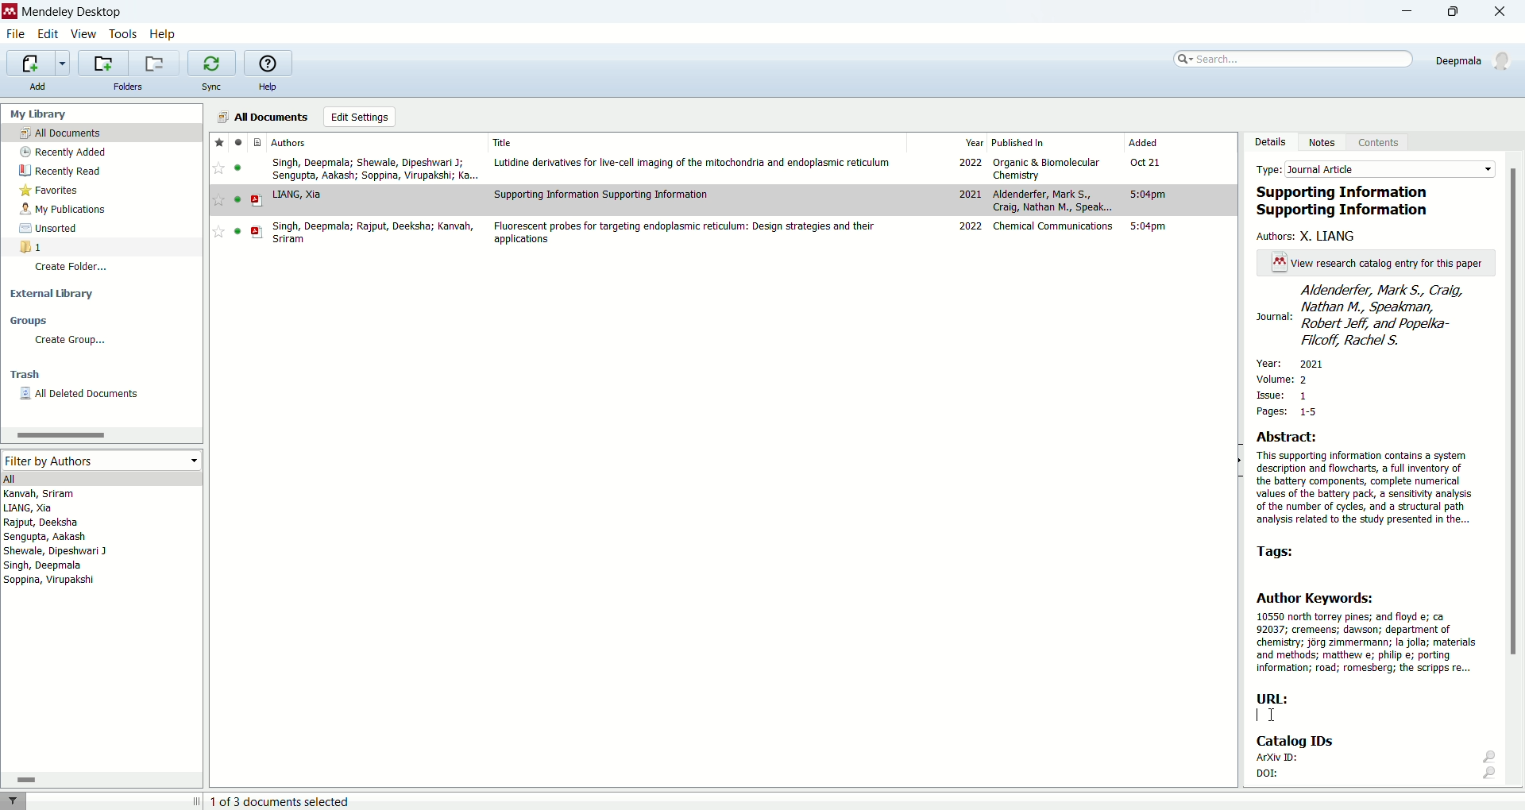 Image resolution: width=1525 pixels, height=810 pixels. Describe the element at coordinates (1047, 169) in the screenshot. I see `Organic & Biomolecular Chemistry` at that location.